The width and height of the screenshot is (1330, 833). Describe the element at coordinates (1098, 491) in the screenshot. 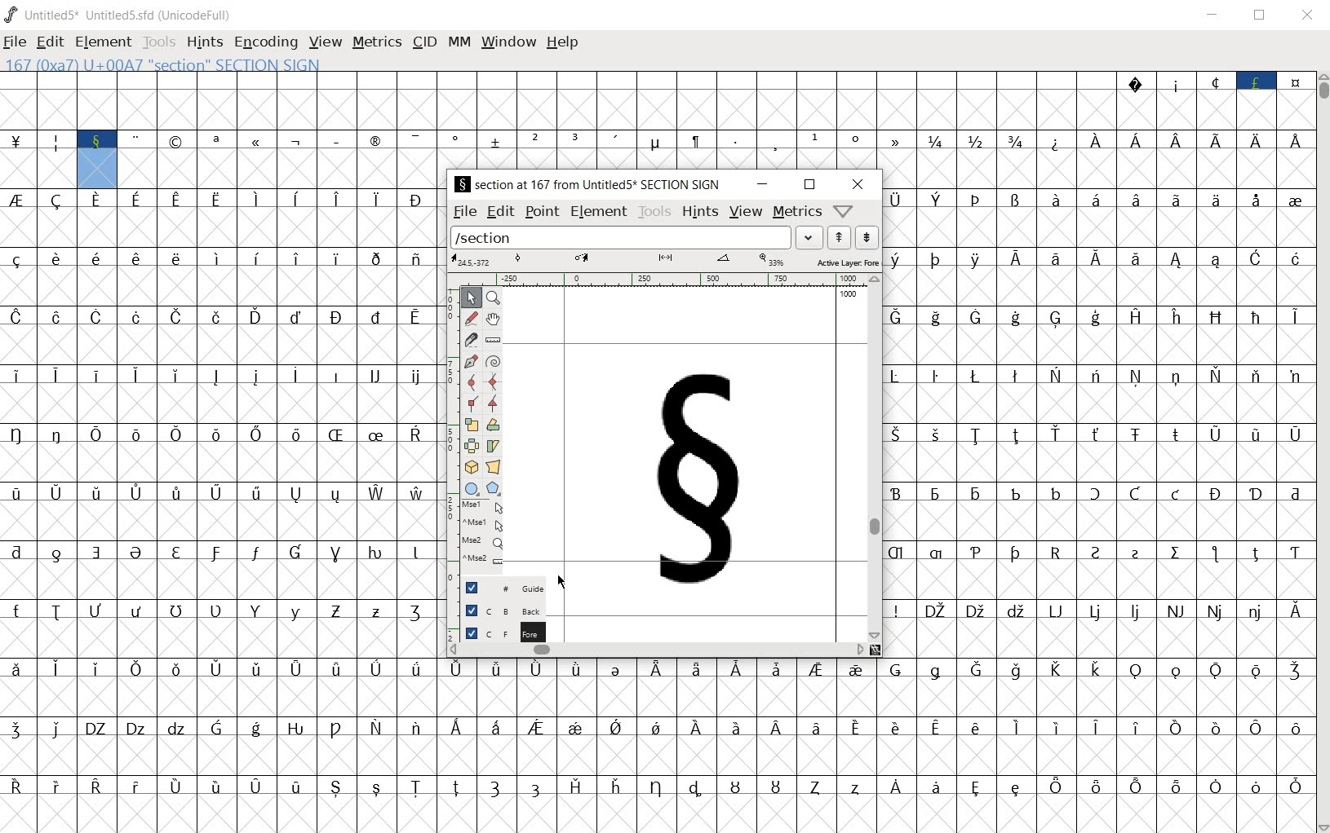

I see `special letters` at that location.